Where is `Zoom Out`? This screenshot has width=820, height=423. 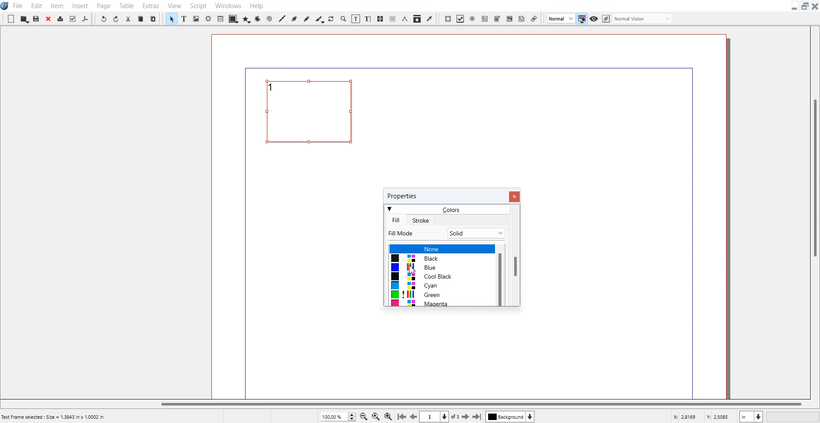
Zoom Out is located at coordinates (363, 416).